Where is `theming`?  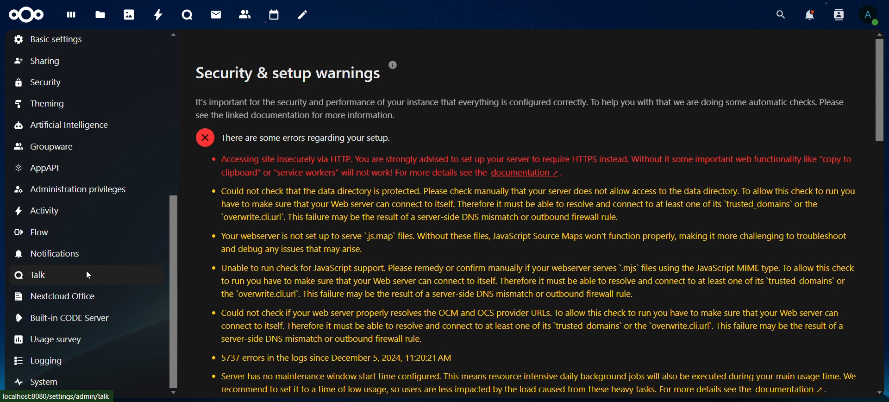
theming is located at coordinates (43, 105).